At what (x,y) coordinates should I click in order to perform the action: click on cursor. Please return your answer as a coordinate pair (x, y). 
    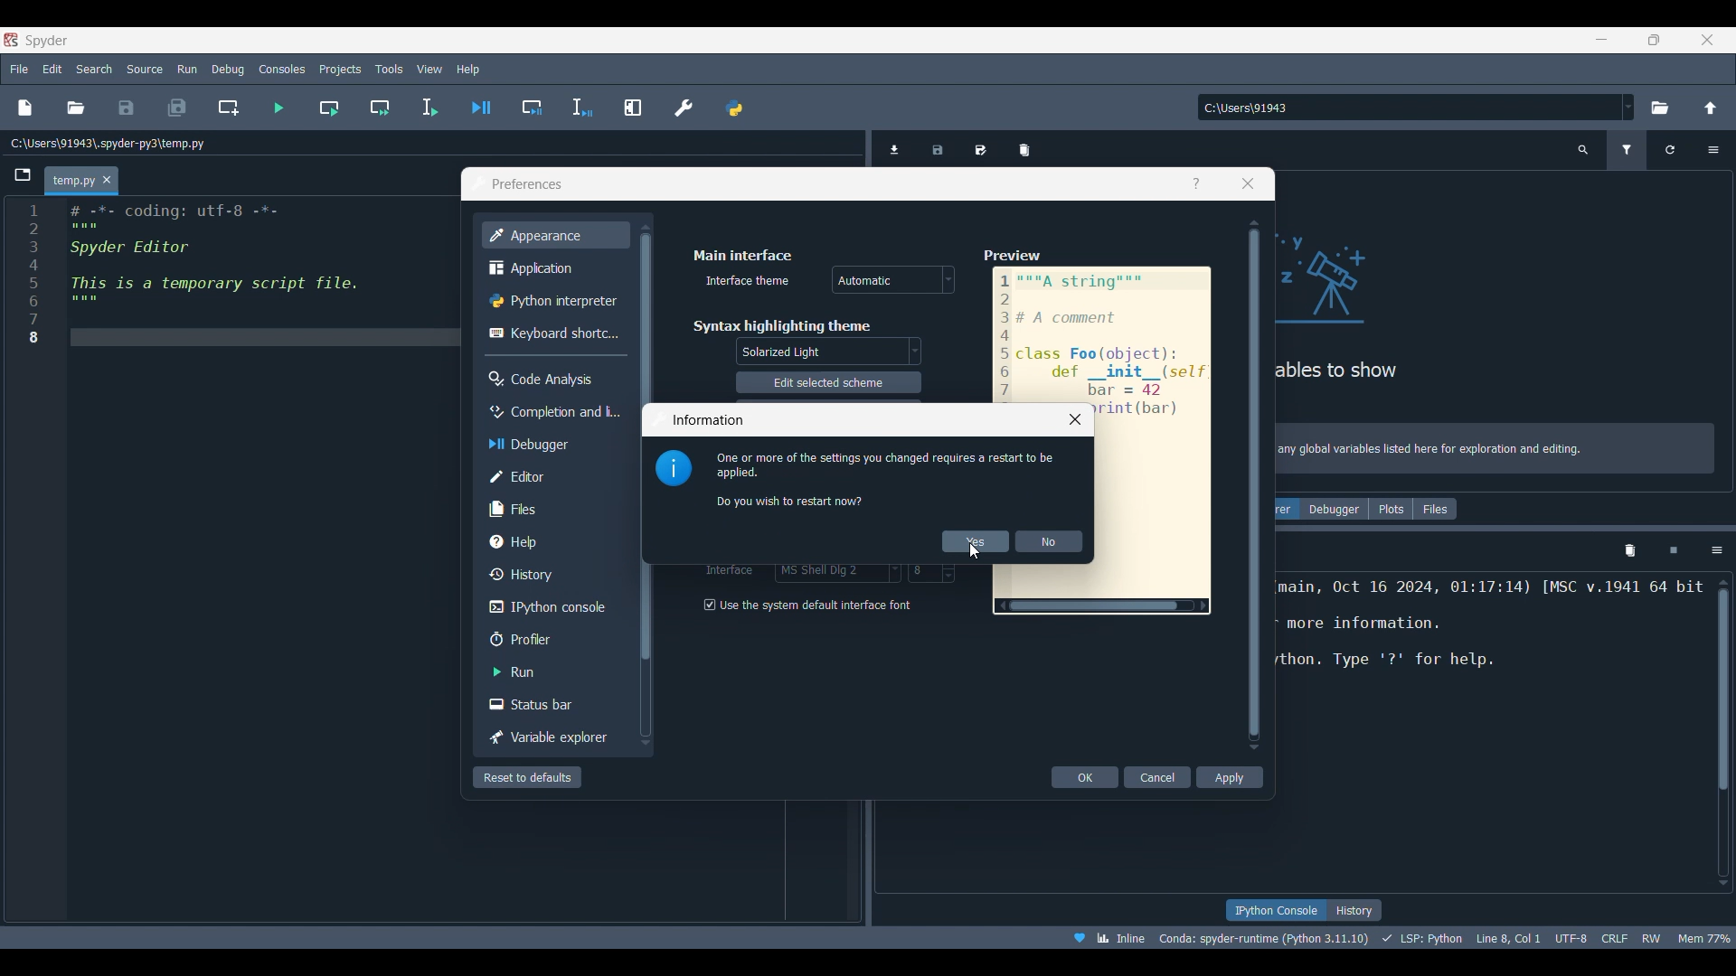
    Looking at the image, I should click on (982, 551).